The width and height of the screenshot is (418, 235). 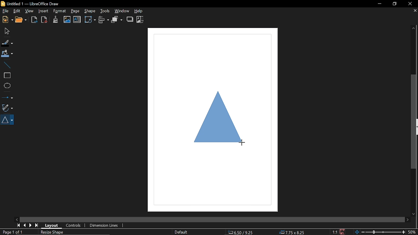 What do you see at coordinates (7, 96) in the screenshot?
I see `Lines and arrows` at bounding box center [7, 96].